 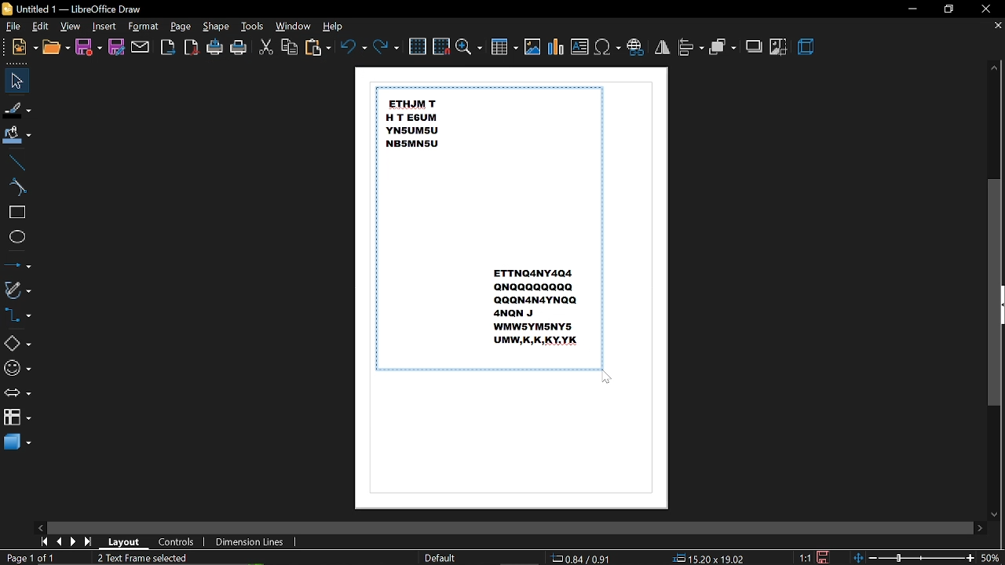 What do you see at coordinates (828, 557) in the screenshot?
I see `Save` at bounding box center [828, 557].